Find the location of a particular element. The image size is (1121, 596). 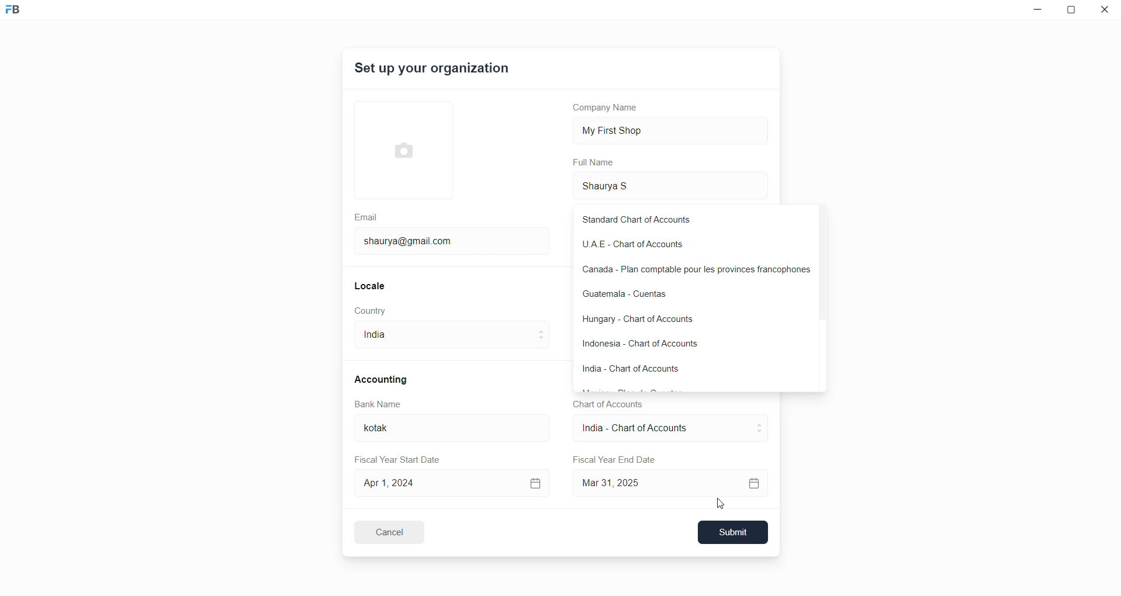

shaurya@gmail.com is located at coordinates (412, 240).